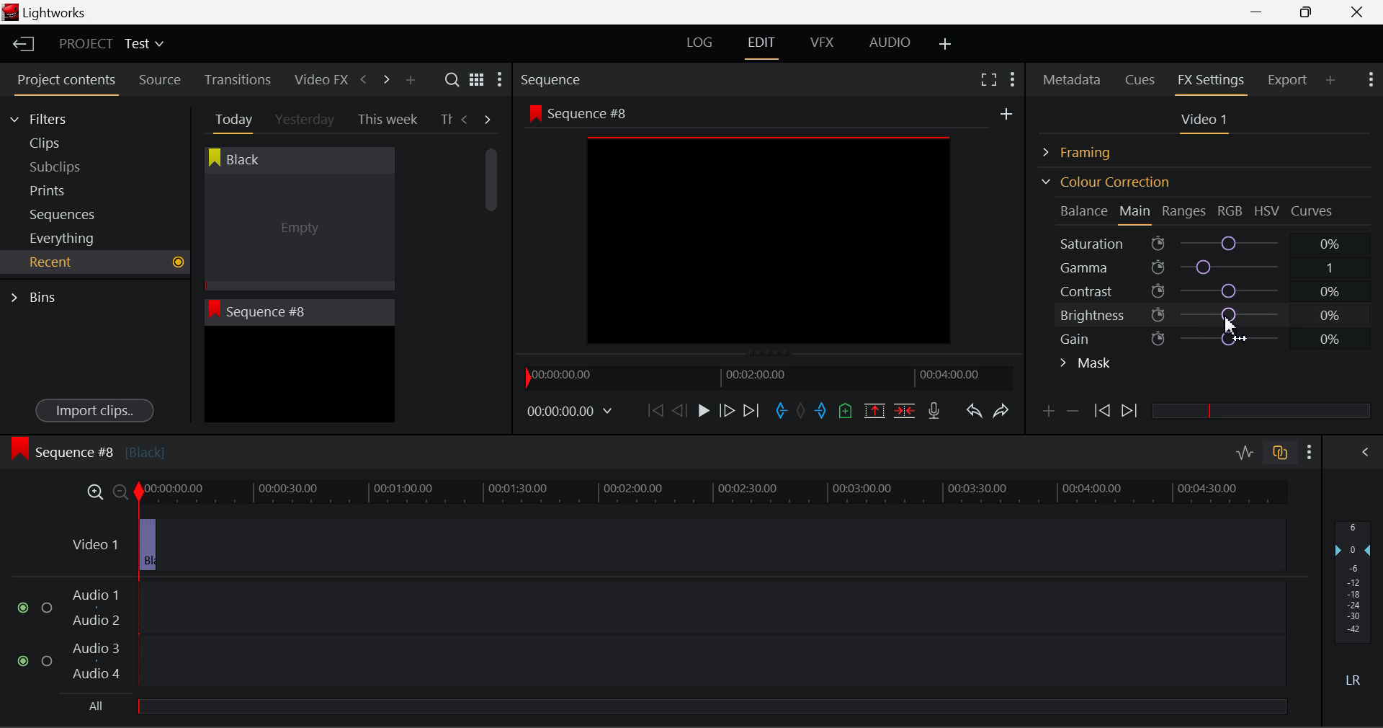  I want to click on Add Panel, so click(1331, 79).